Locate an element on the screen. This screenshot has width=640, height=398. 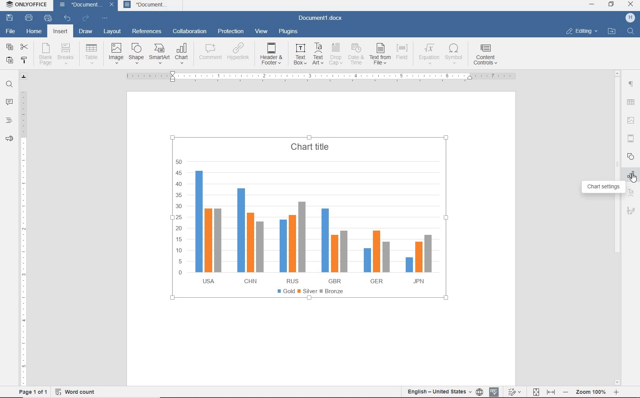
drop cap is located at coordinates (336, 55).